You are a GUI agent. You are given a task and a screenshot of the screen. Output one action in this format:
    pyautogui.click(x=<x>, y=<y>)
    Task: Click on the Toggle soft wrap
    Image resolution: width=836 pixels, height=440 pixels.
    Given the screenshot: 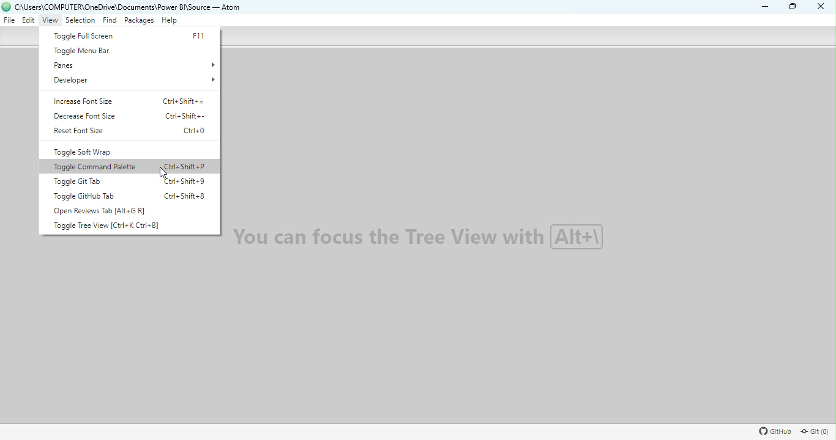 What is the action you would take?
    pyautogui.click(x=125, y=152)
    